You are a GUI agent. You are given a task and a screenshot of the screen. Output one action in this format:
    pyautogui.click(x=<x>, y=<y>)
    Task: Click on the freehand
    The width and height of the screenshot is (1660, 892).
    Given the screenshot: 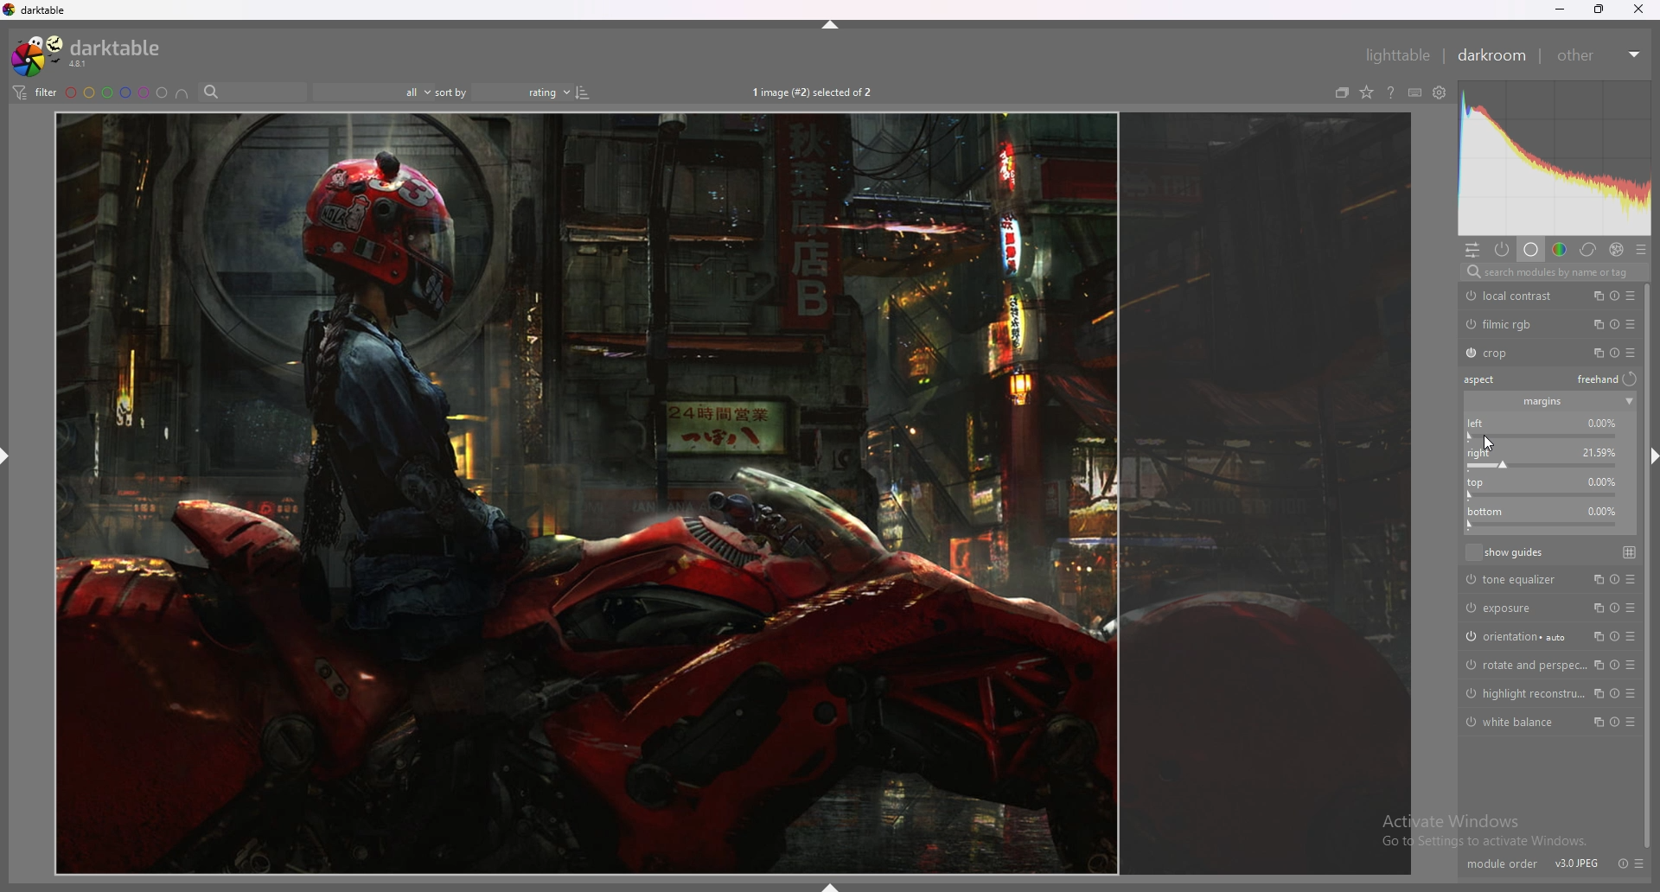 What is the action you would take?
    pyautogui.click(x=1609, y=380)
    